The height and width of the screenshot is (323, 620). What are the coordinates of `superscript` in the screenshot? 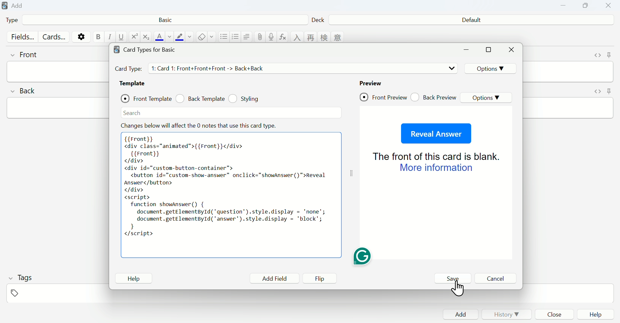 It's located at (135, 37).